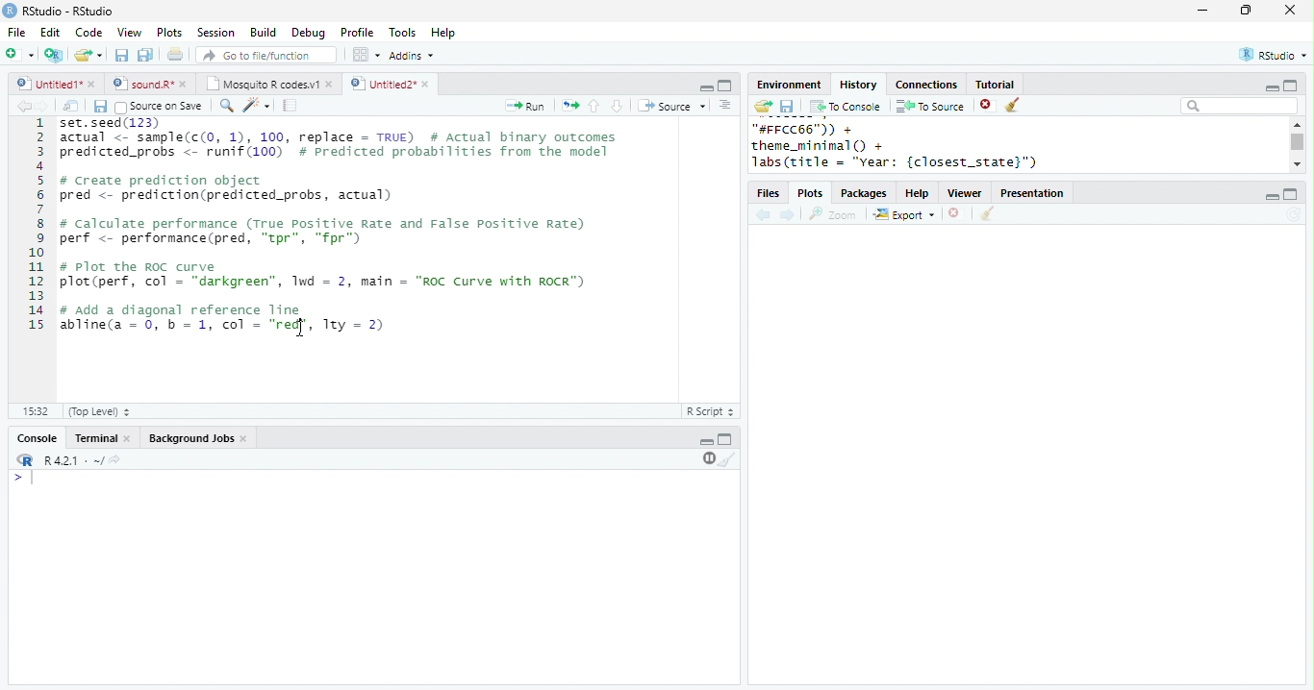  Describe the element at coordinates (50, 33) in the screenshot. I see `Edit` at that location.